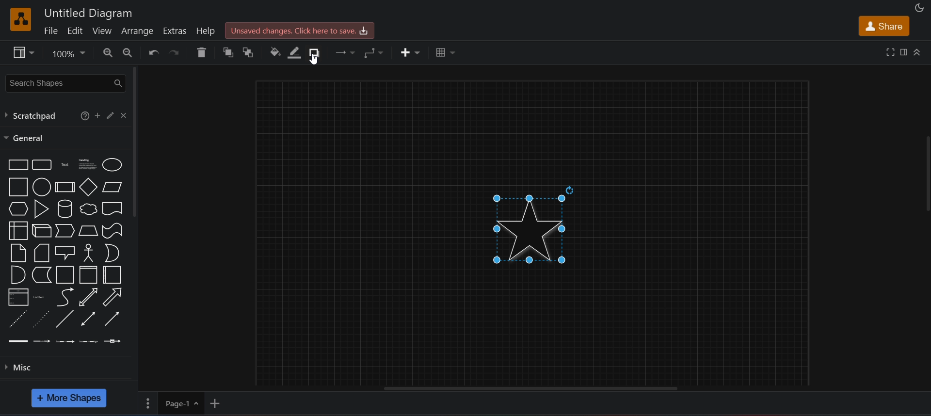  What do you see at coordinates (88, 275) in the screenshot?
I see `vertical container` at bounding box center [88, 275].